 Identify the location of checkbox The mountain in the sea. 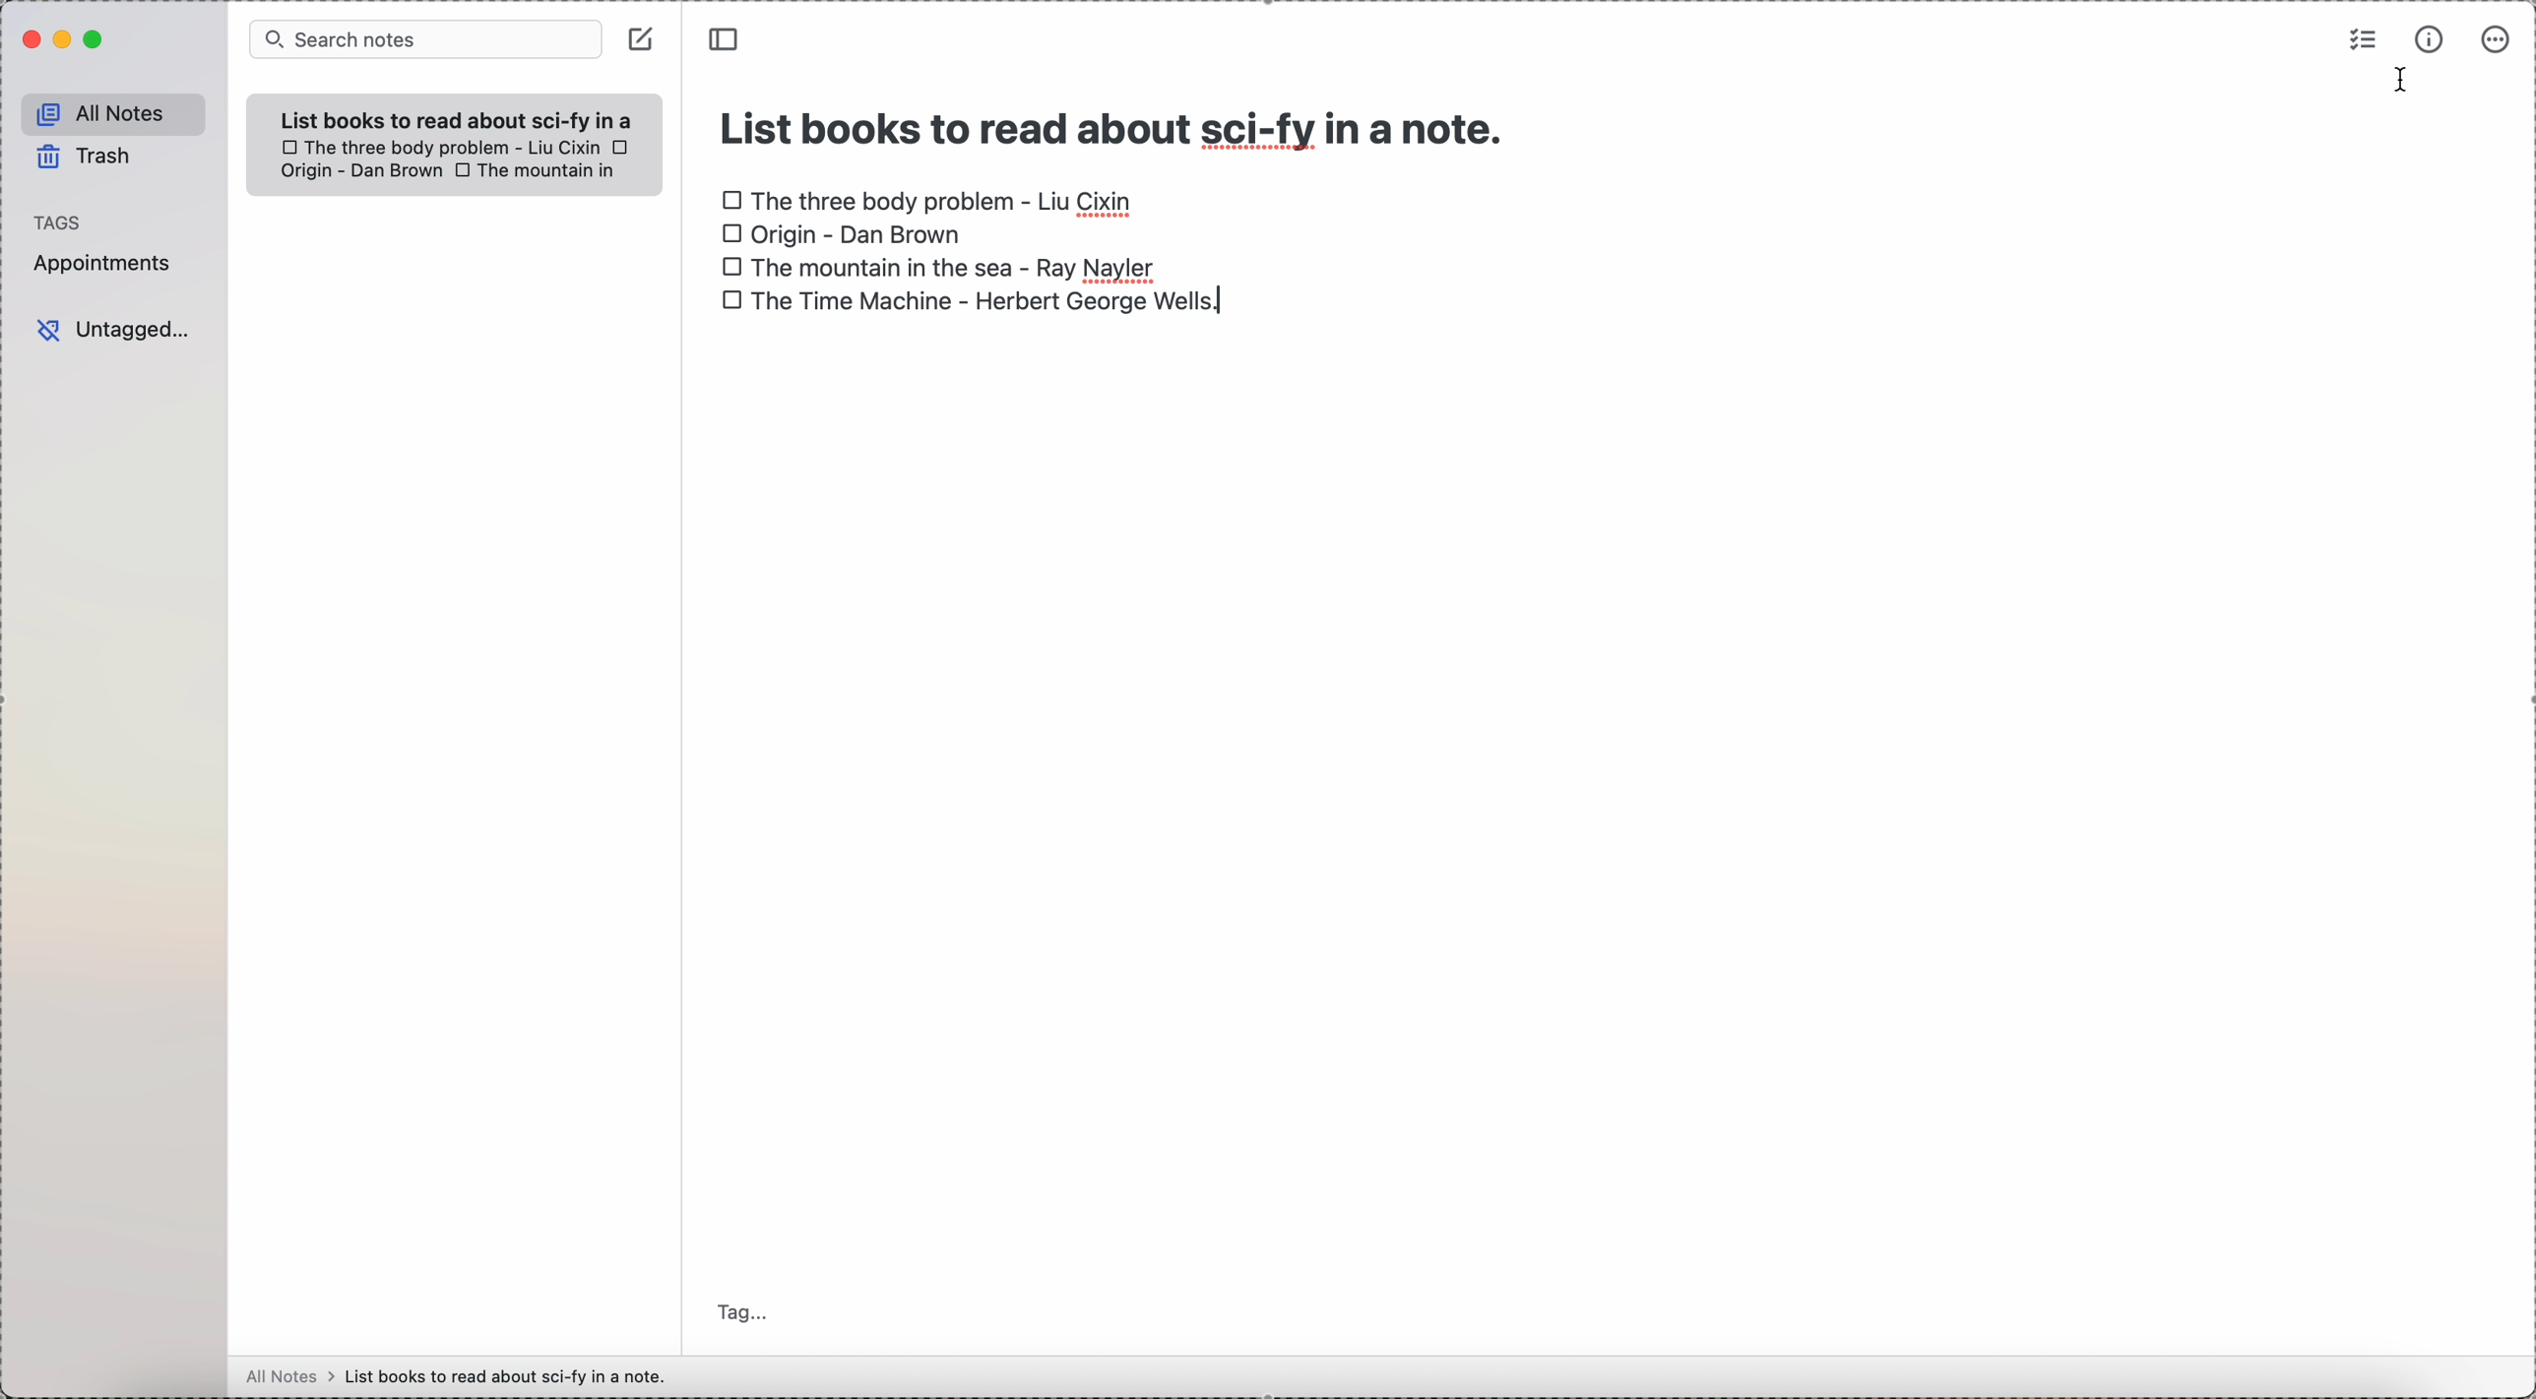
(937, 266).